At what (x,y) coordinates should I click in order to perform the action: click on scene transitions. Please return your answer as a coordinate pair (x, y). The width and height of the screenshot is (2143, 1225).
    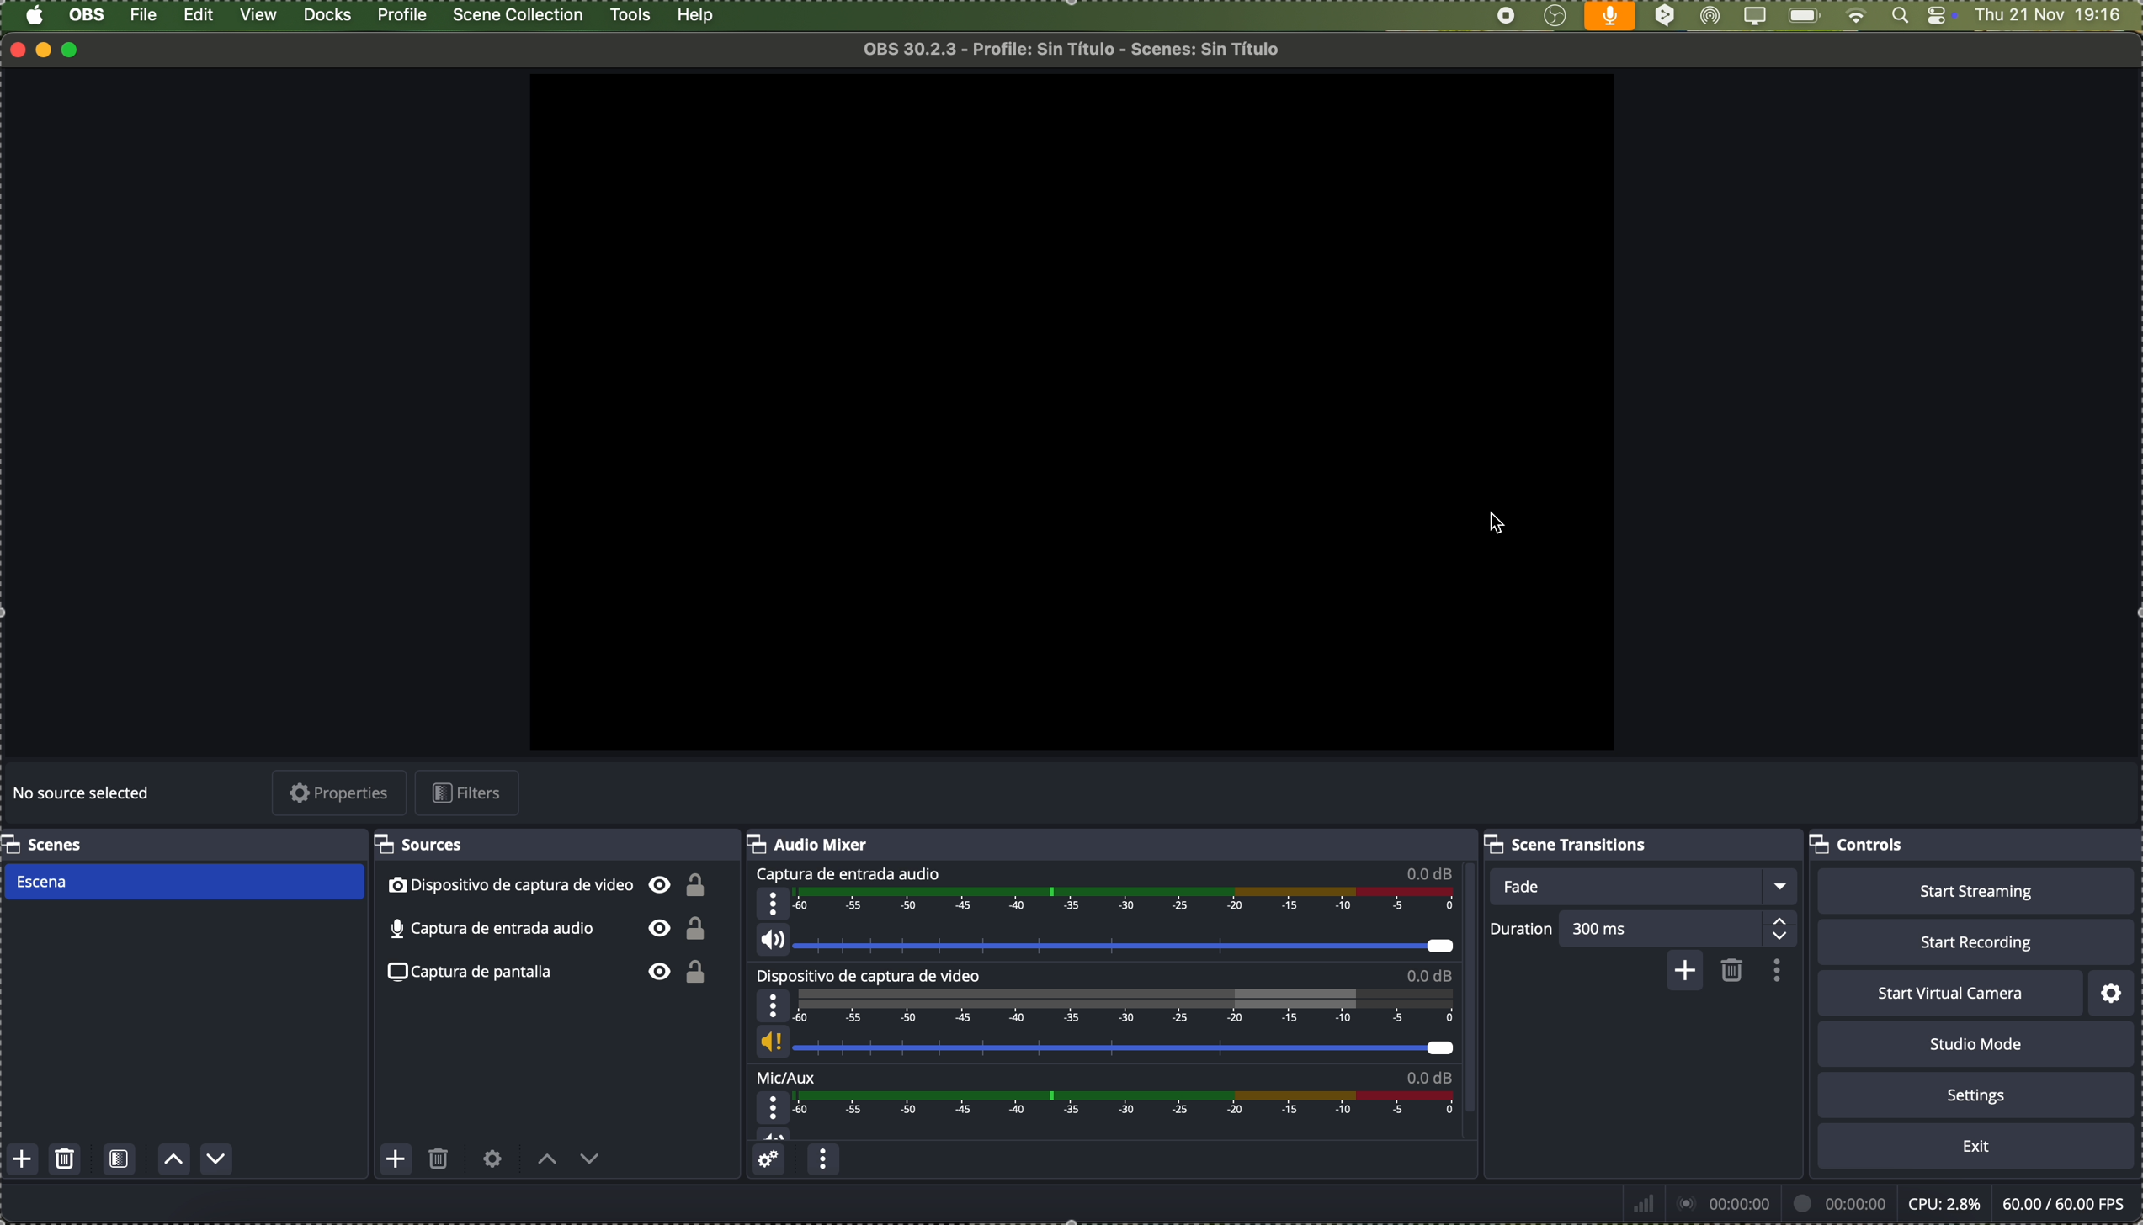
    Looking at the image, I should click on (1571, 843).